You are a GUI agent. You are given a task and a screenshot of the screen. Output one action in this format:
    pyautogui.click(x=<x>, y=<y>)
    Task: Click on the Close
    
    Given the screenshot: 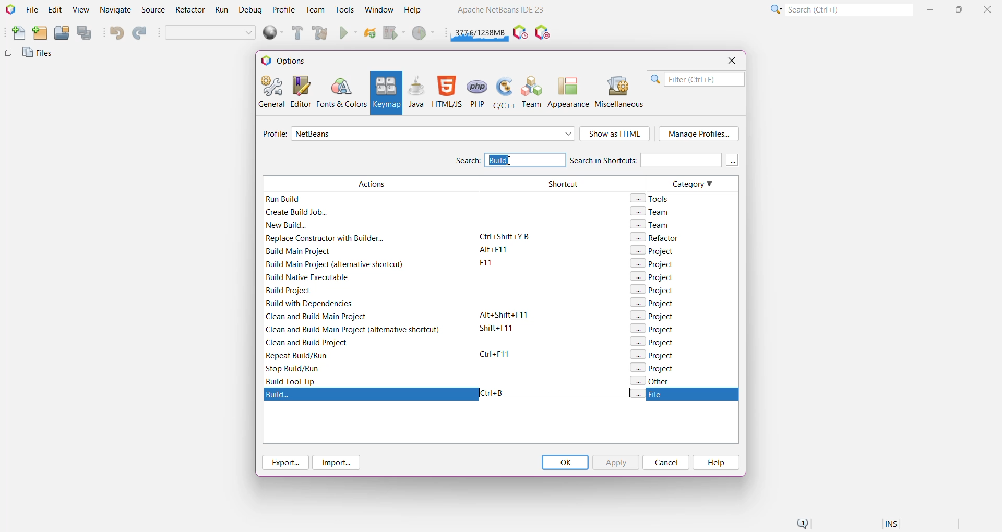 What is the action you would take?
    pyautogui.click(x=731, y=61)
    